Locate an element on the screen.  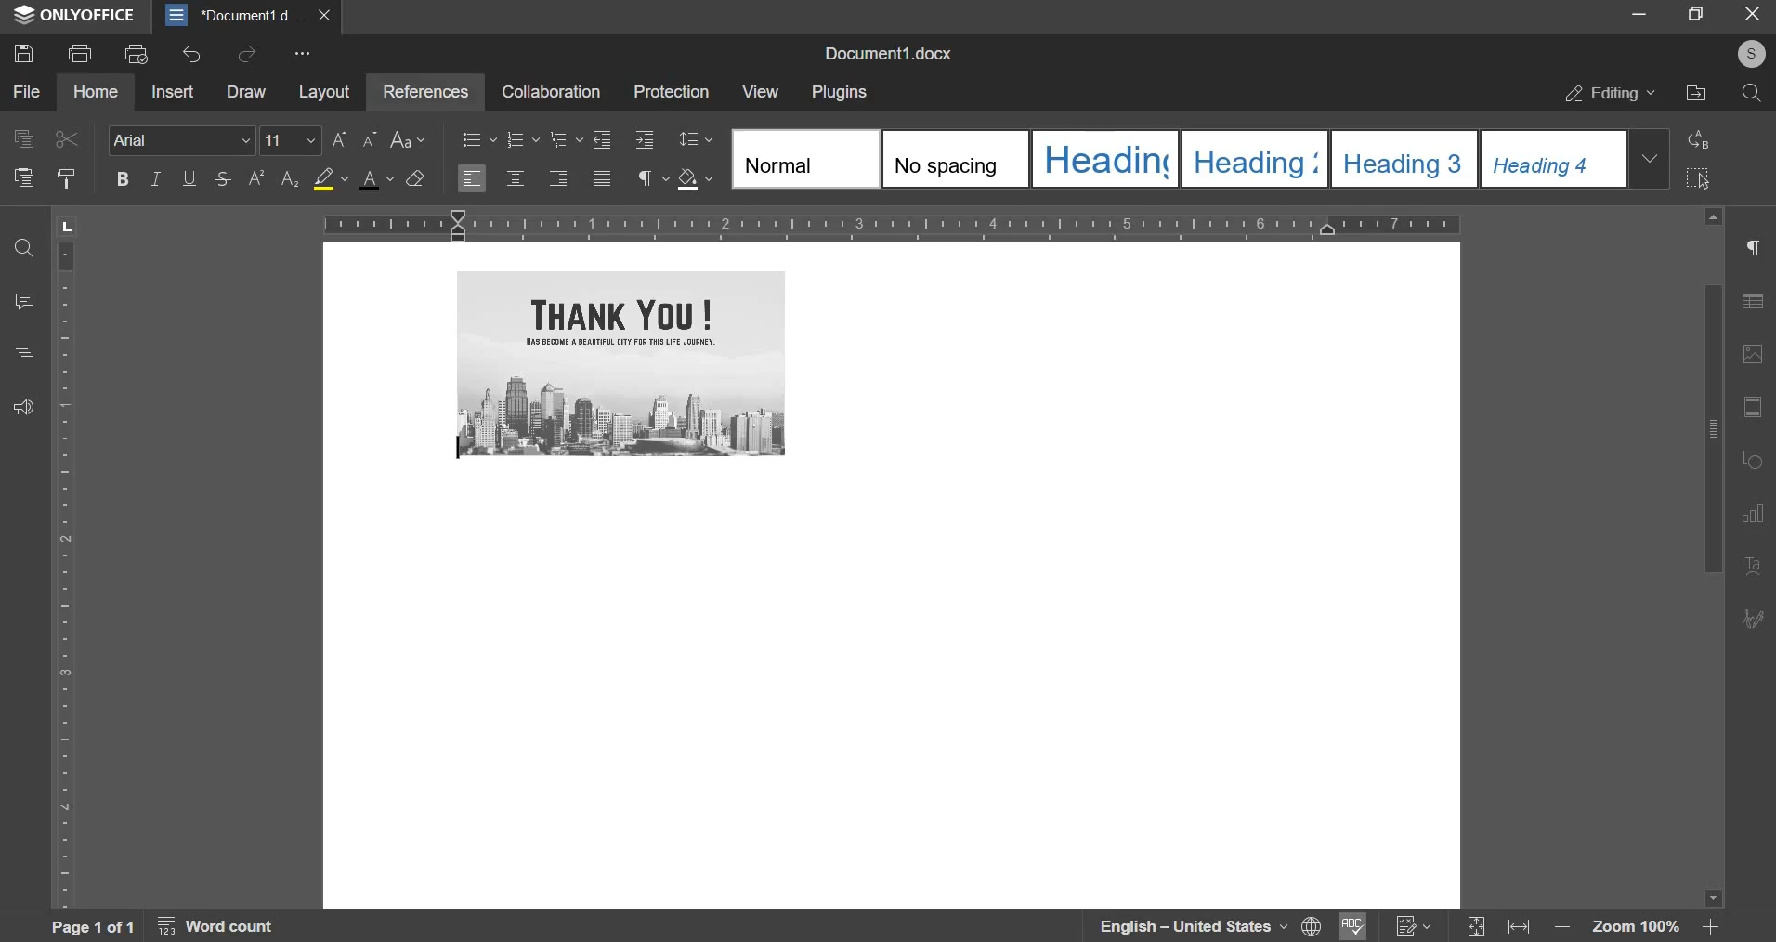
redo is located at coordinates (246, 53).